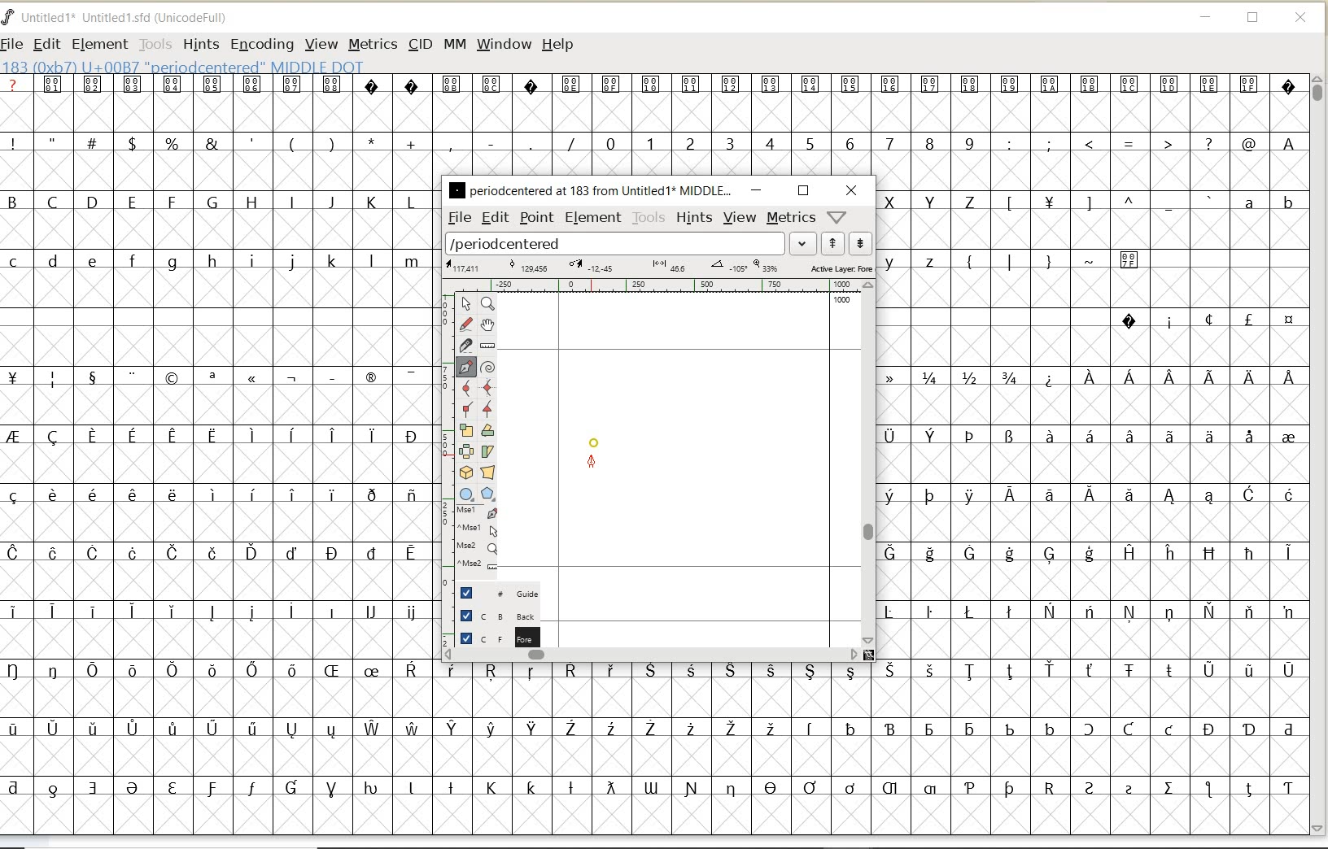 The width and height of the screenshot is (1328, 849). What do you see at coordinates (661, 285) in the screenshot?
I see `ruler` at bounding box center [661, 285].